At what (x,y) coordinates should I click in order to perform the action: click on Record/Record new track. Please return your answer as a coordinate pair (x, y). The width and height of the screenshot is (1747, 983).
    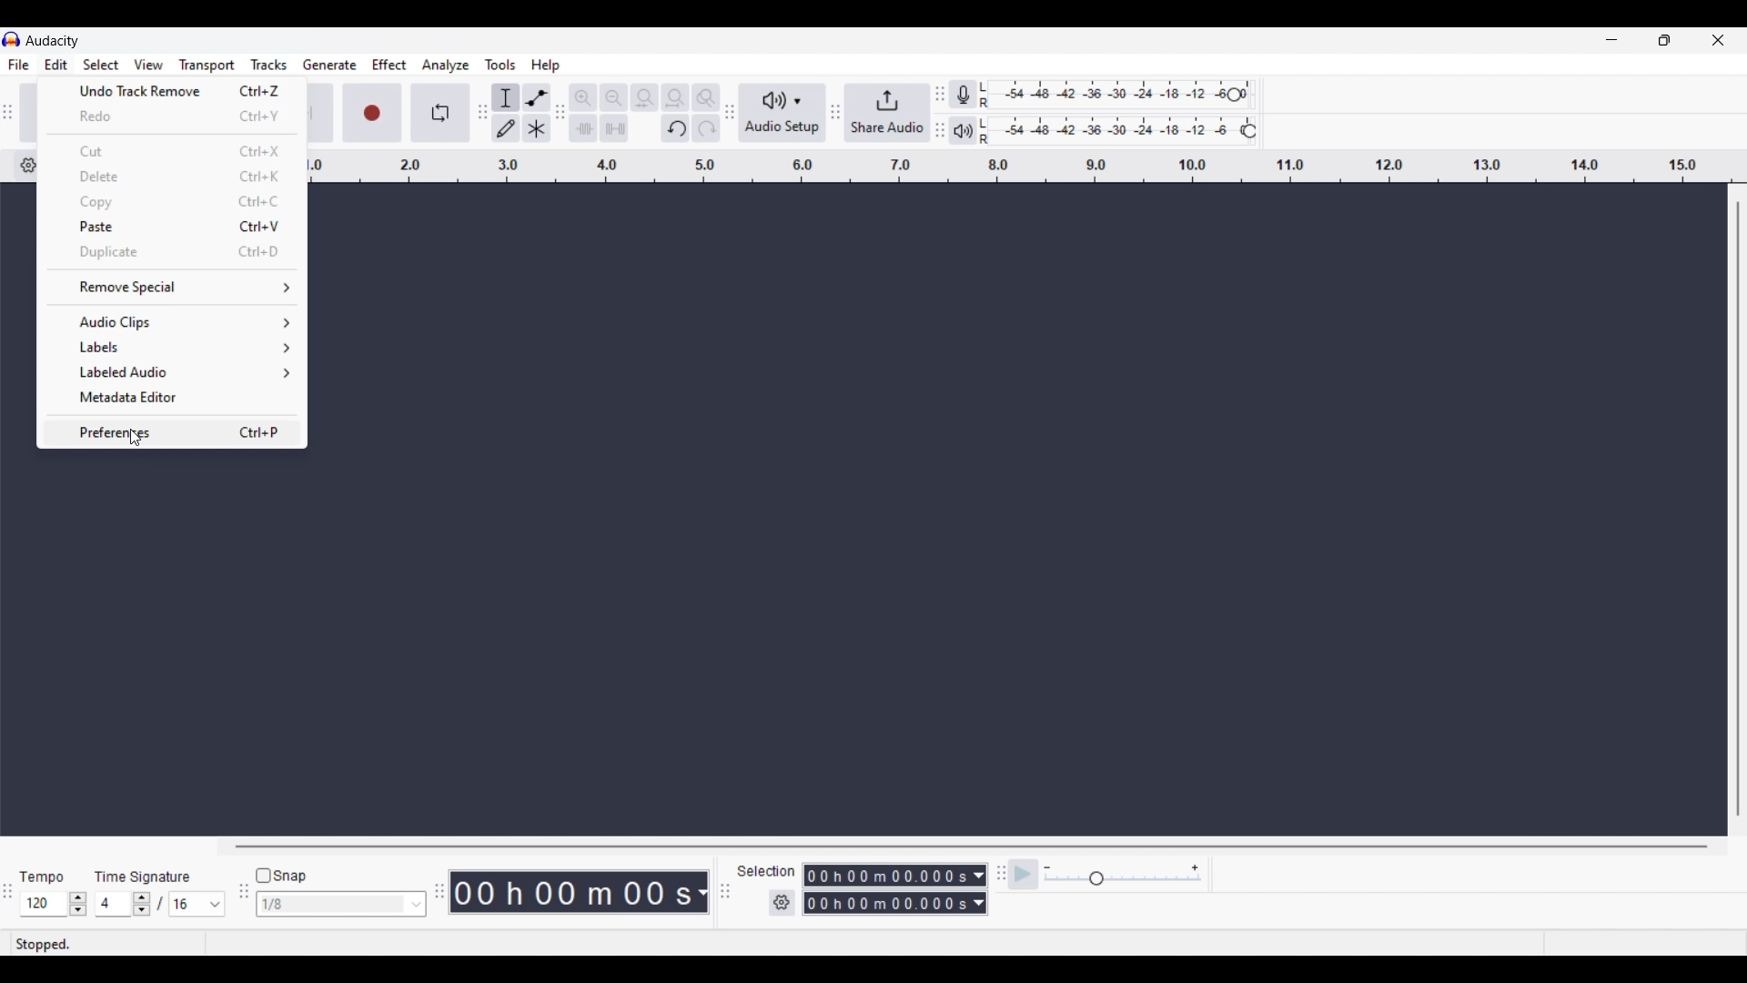
    Looking at the image, I should click on (373, 112).